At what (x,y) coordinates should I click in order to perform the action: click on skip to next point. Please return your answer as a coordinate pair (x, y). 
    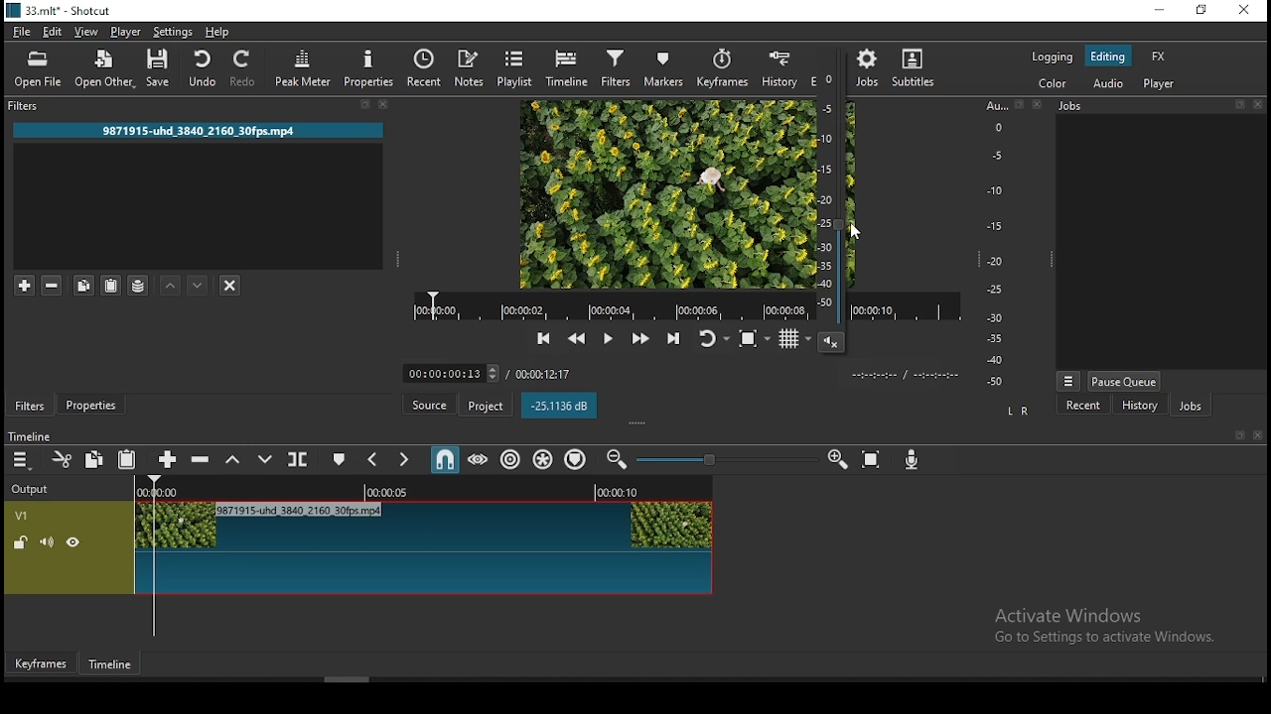
    Looking at the image, I should click on (672, 337).